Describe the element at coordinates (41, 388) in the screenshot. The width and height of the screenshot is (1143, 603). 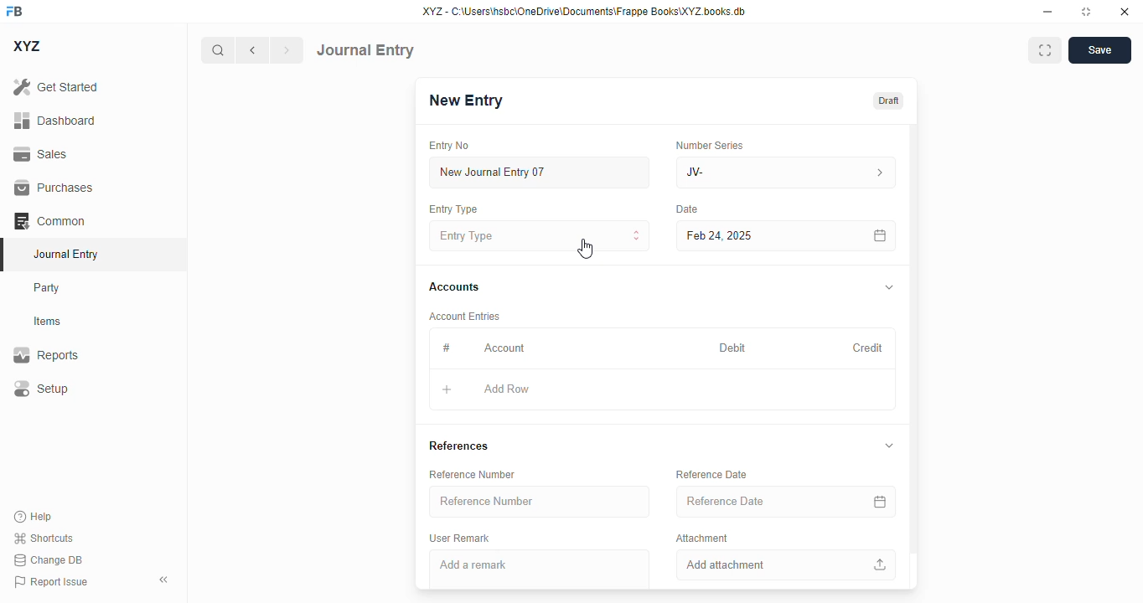
I see `setup` at that location.